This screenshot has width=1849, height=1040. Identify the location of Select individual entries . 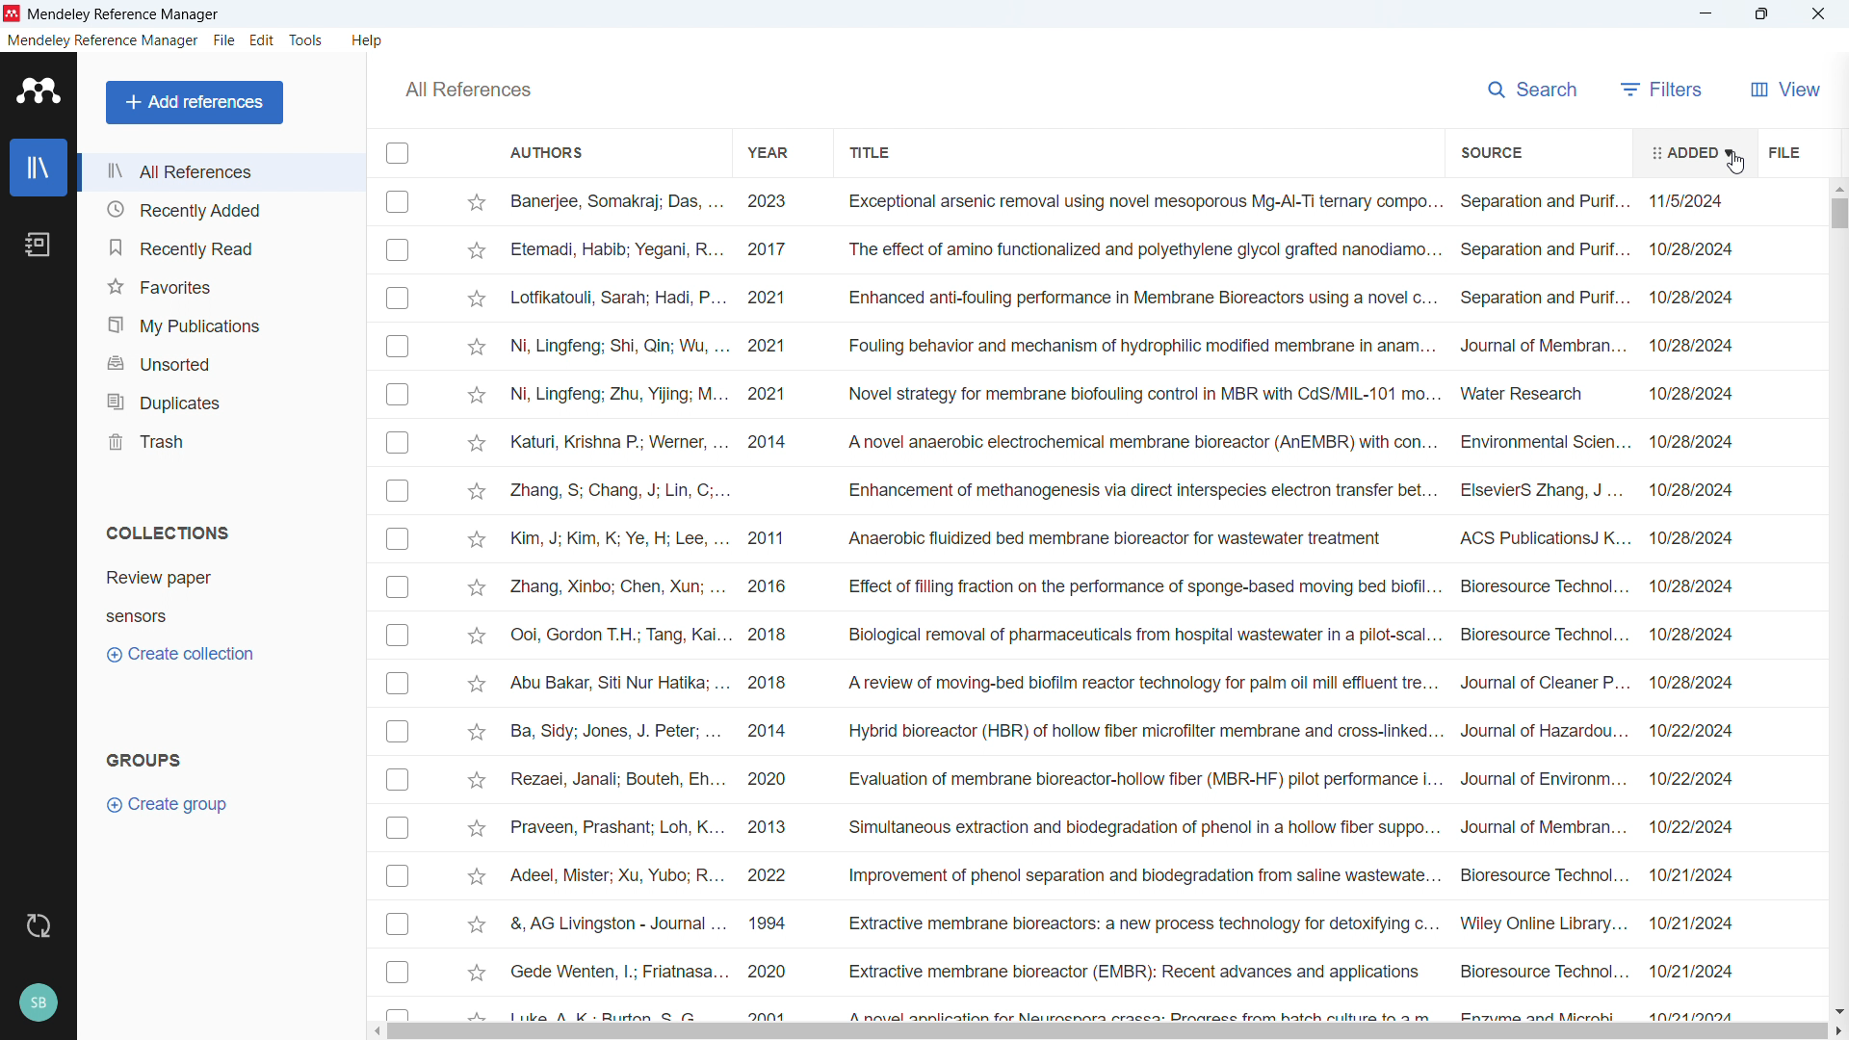
(398, 603).